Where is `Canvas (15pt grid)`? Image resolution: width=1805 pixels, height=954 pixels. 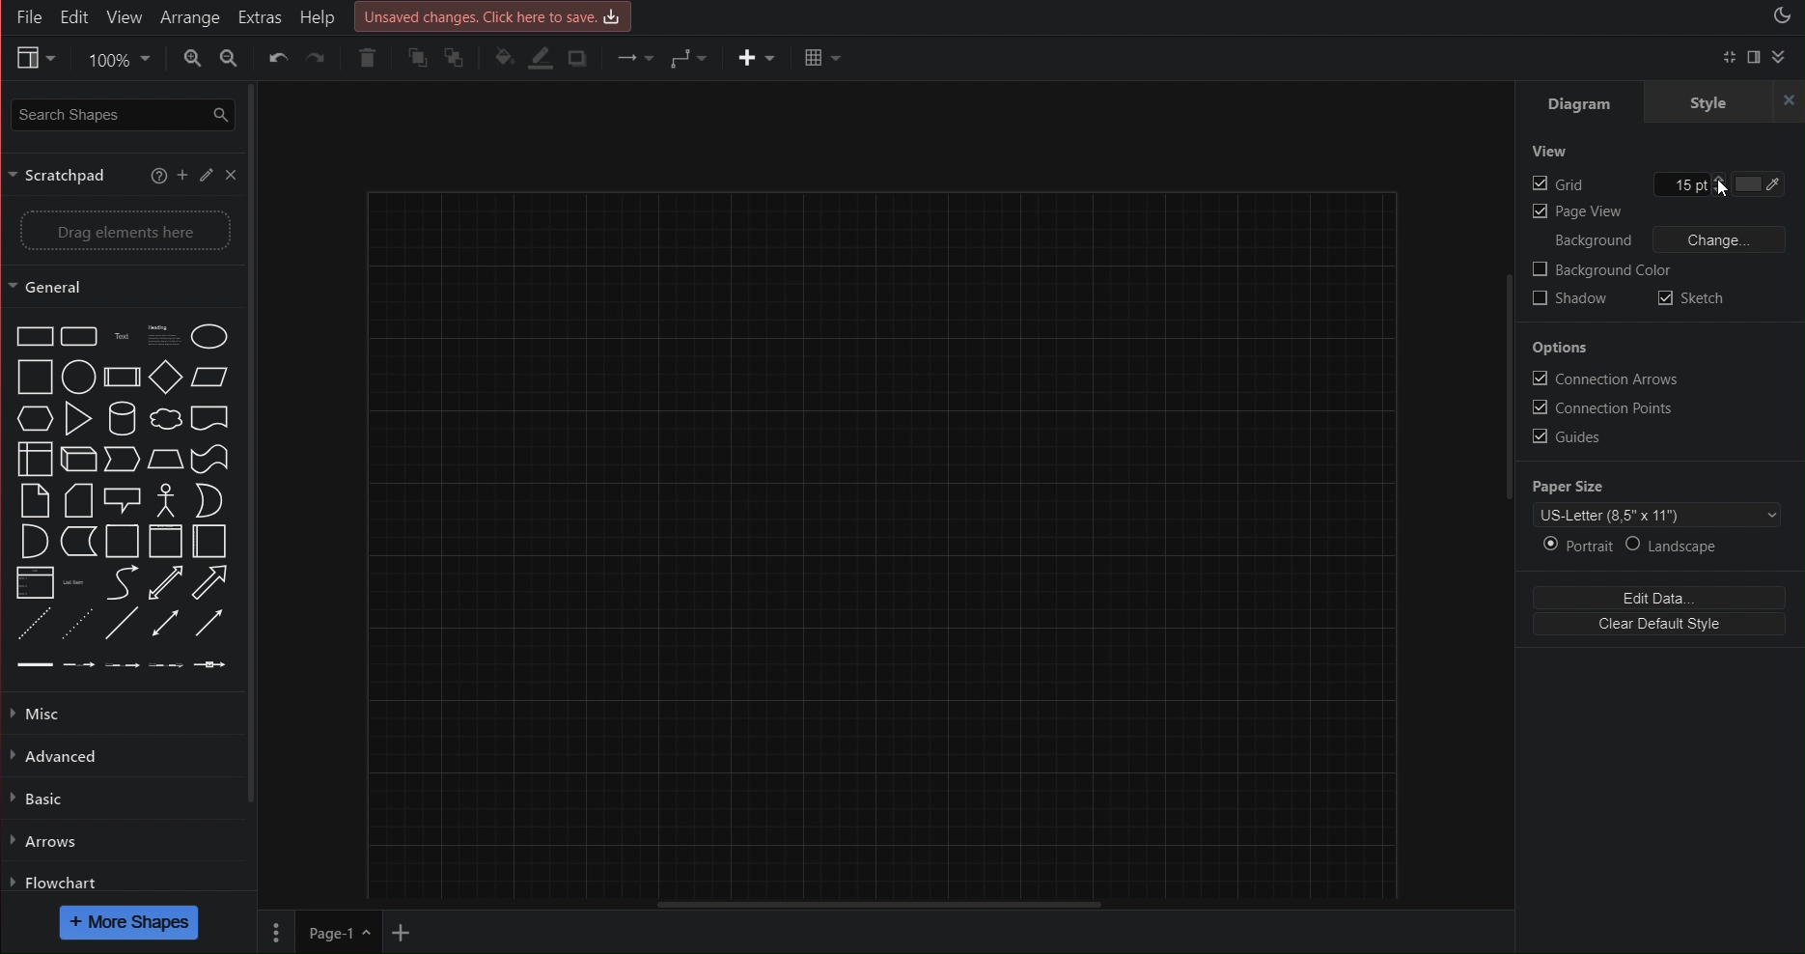
Canvas (15pt grid) is located at coordinates (925, 536).